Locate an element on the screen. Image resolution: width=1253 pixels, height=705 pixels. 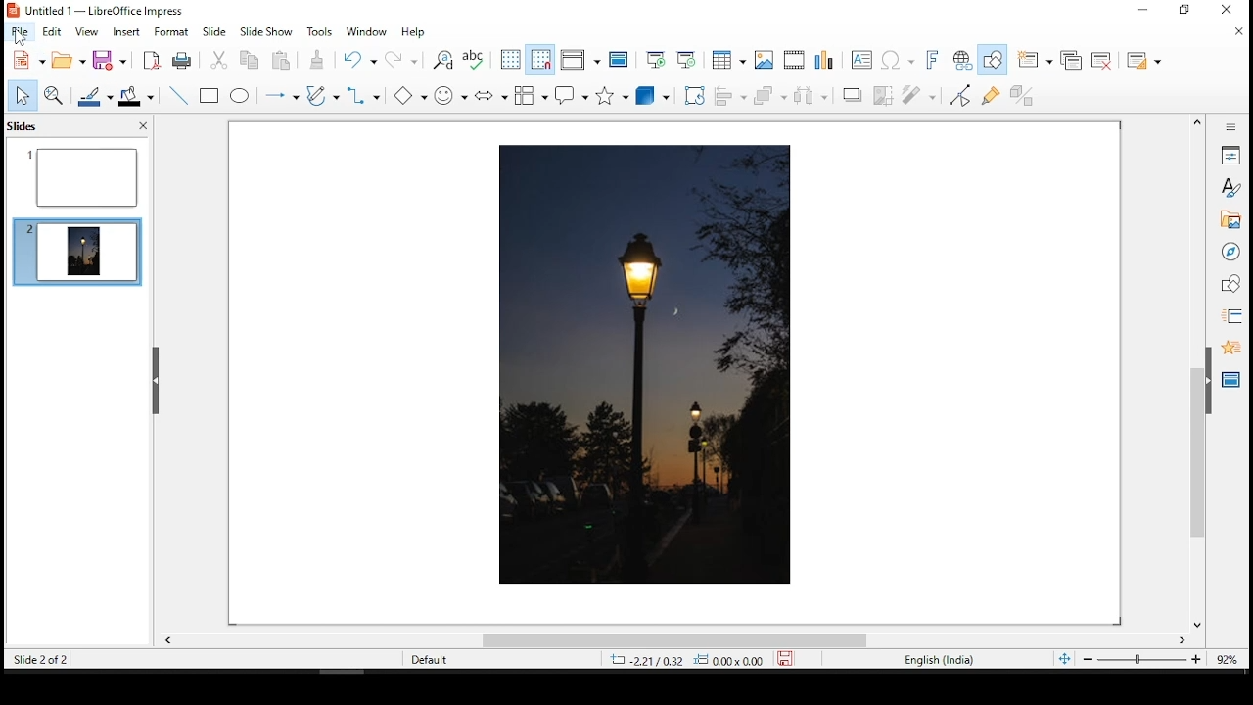
show grid is located at coordinates (509, 59).